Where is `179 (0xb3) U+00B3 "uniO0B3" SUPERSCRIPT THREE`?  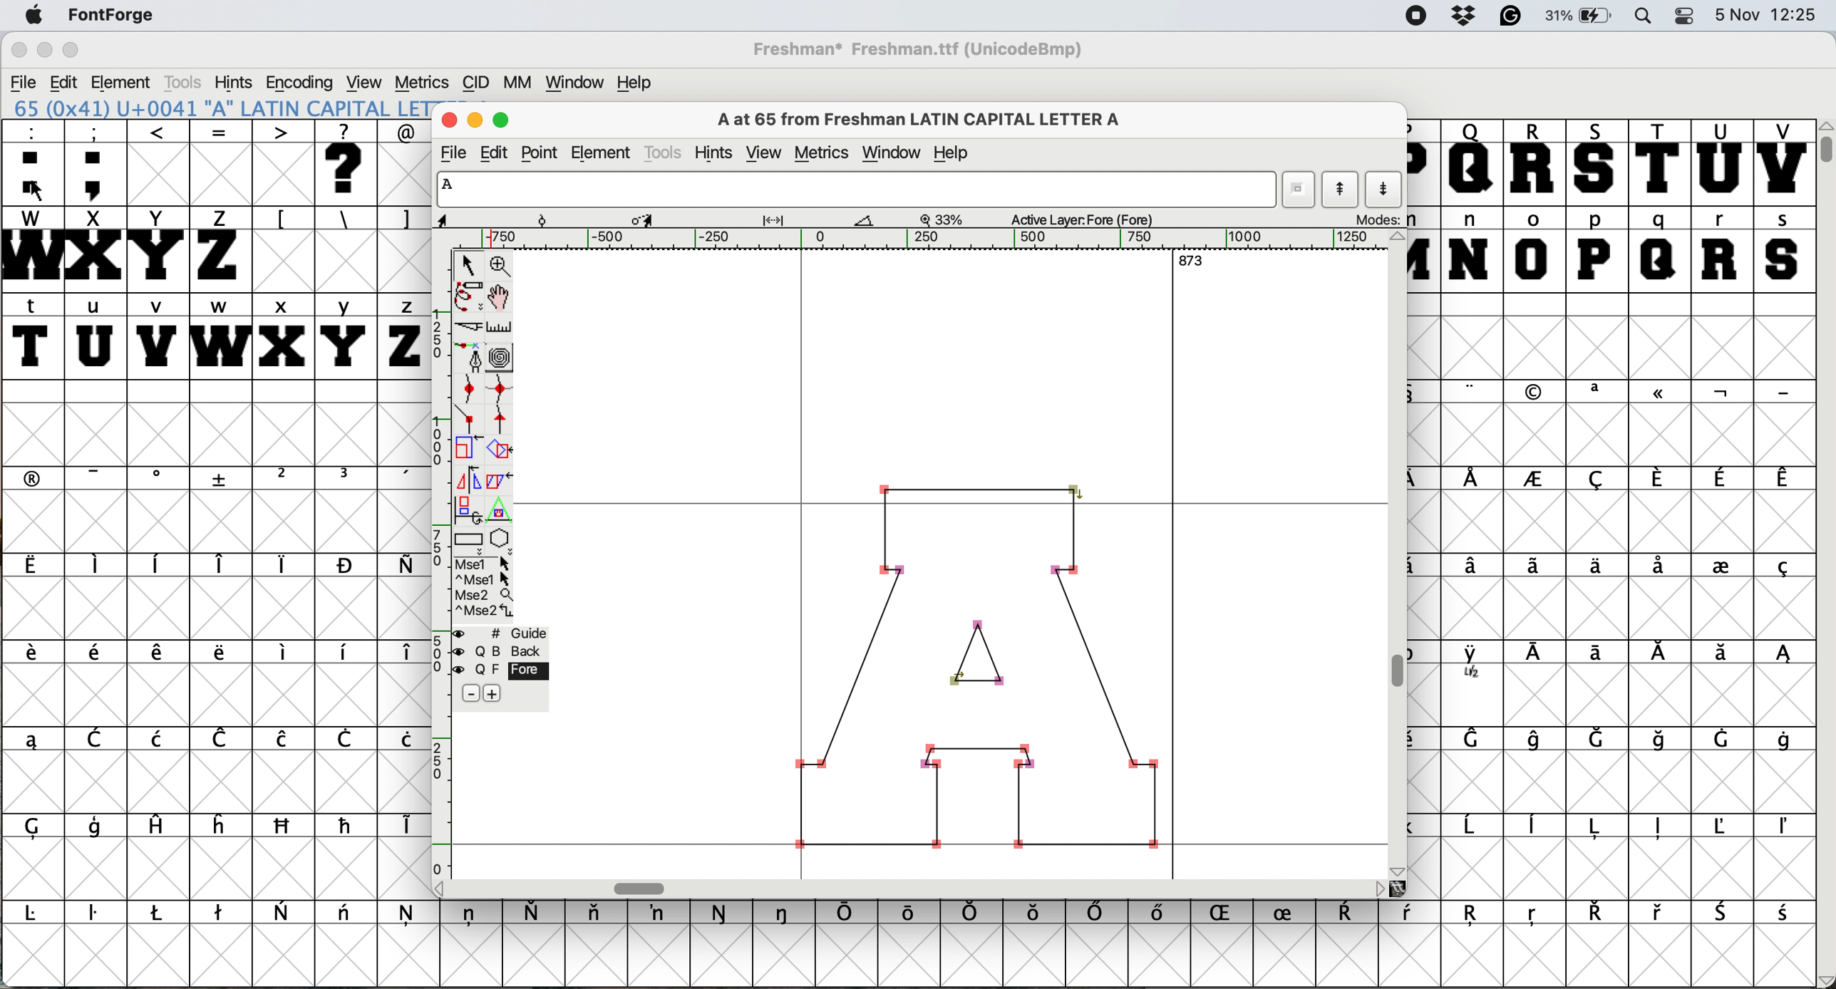
179 (0xb3) U+00B3 "uniO0B3" SUPERSCRIPT THREE is located at coordinates (217, 108).